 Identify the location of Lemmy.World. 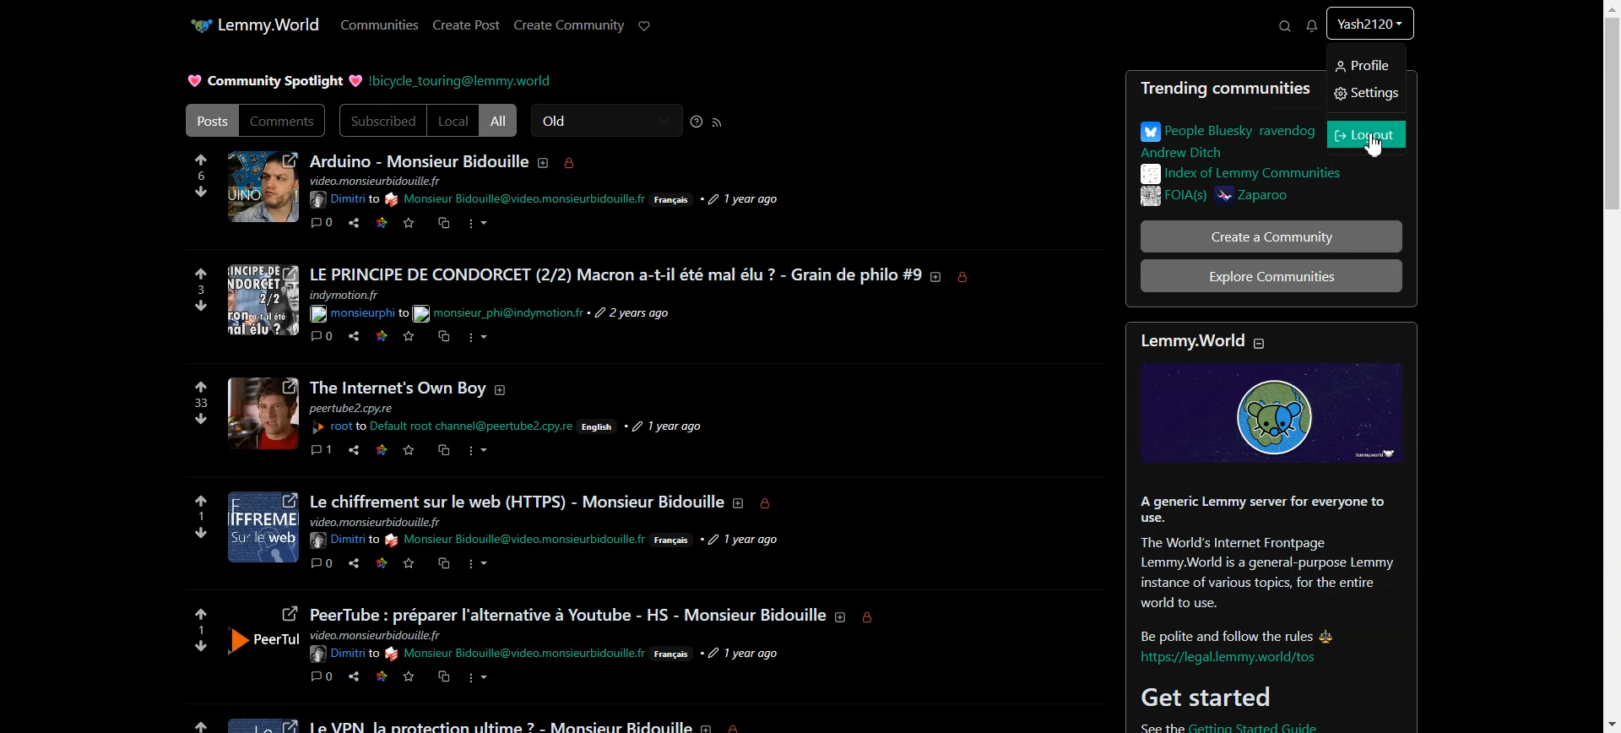
(272, 24).